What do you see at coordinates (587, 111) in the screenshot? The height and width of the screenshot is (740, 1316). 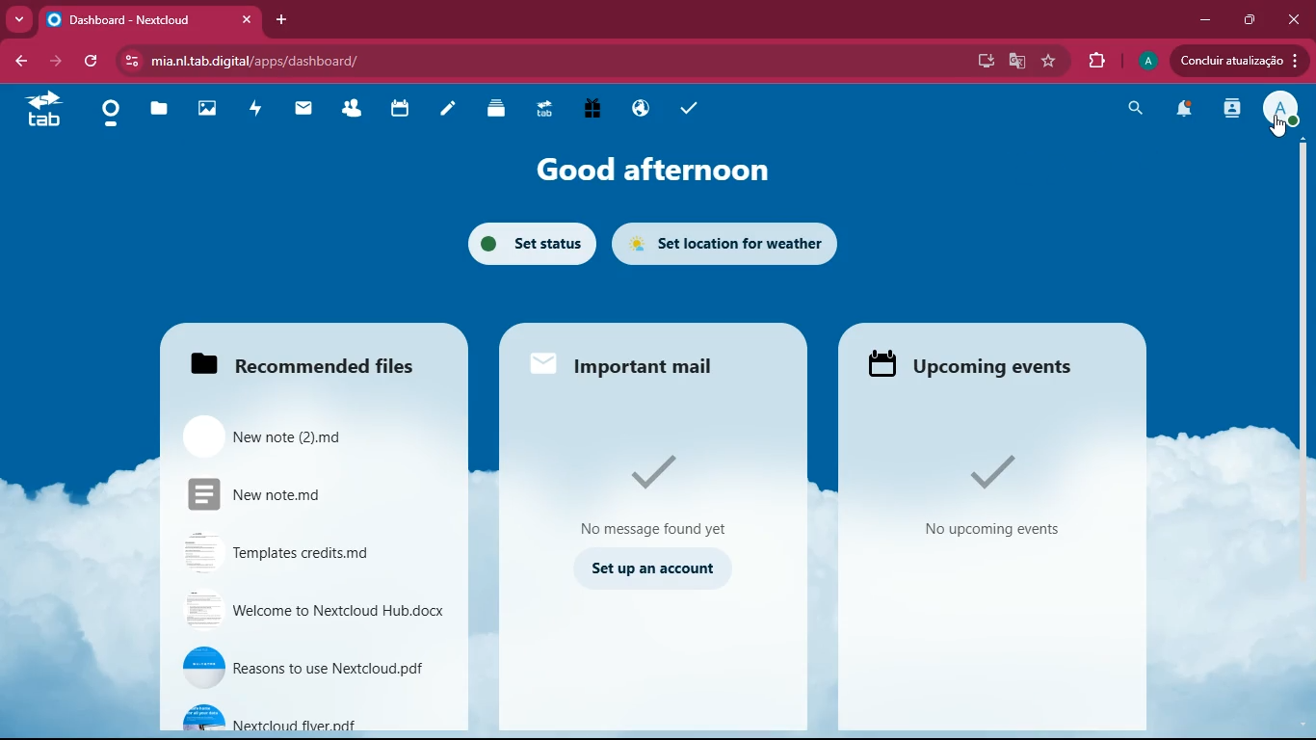 I see `gift` at bounding box center [587, 111].